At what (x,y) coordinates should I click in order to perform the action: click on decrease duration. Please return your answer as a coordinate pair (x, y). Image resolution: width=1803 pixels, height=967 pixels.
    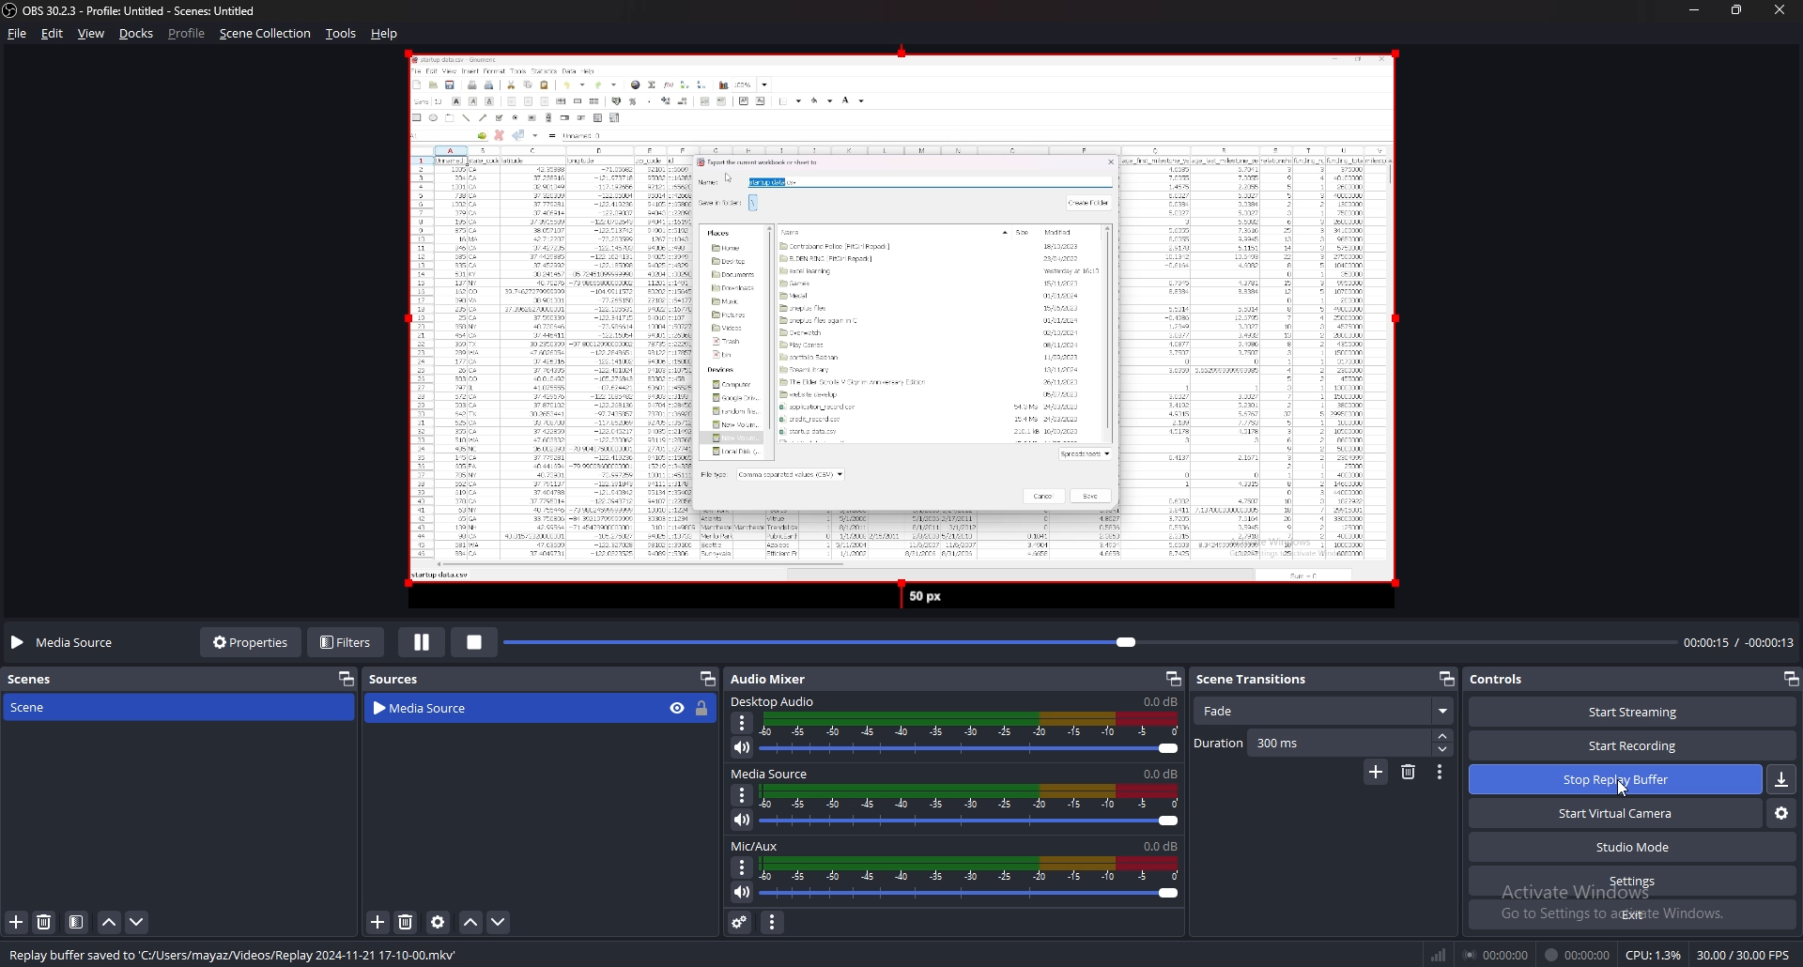
    Looking at the image, I should click on (1445, 750).